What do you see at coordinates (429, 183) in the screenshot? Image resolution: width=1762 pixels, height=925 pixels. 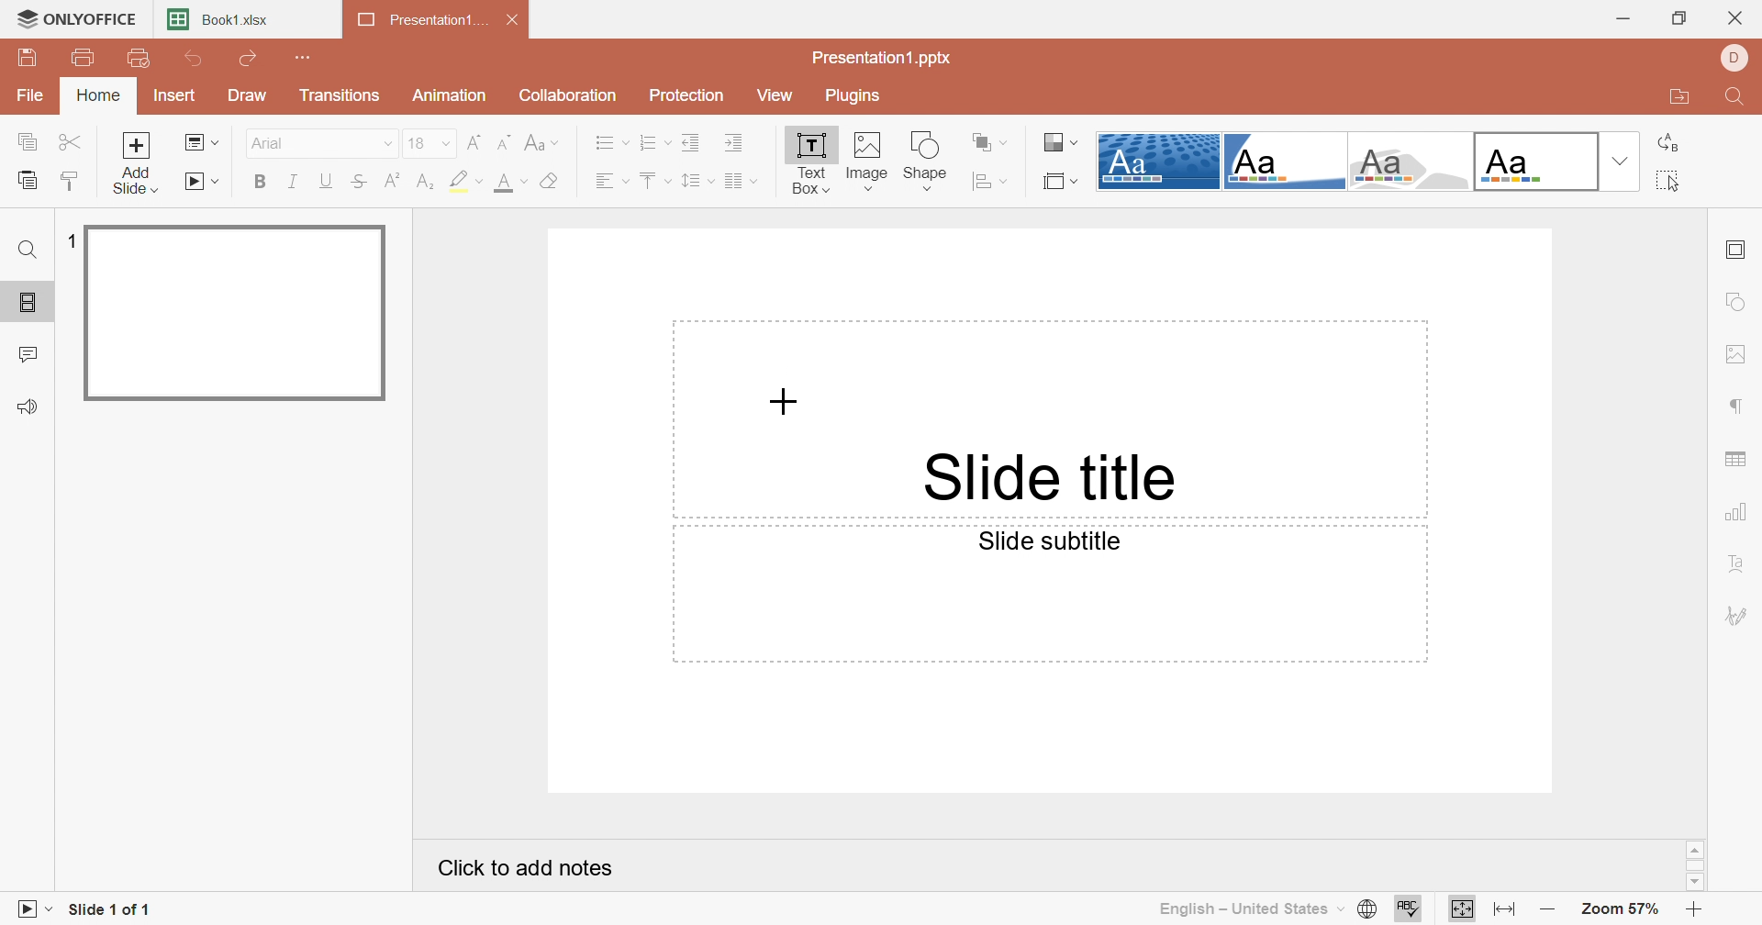 I see `Subscript` at bounding box center [429, 183].